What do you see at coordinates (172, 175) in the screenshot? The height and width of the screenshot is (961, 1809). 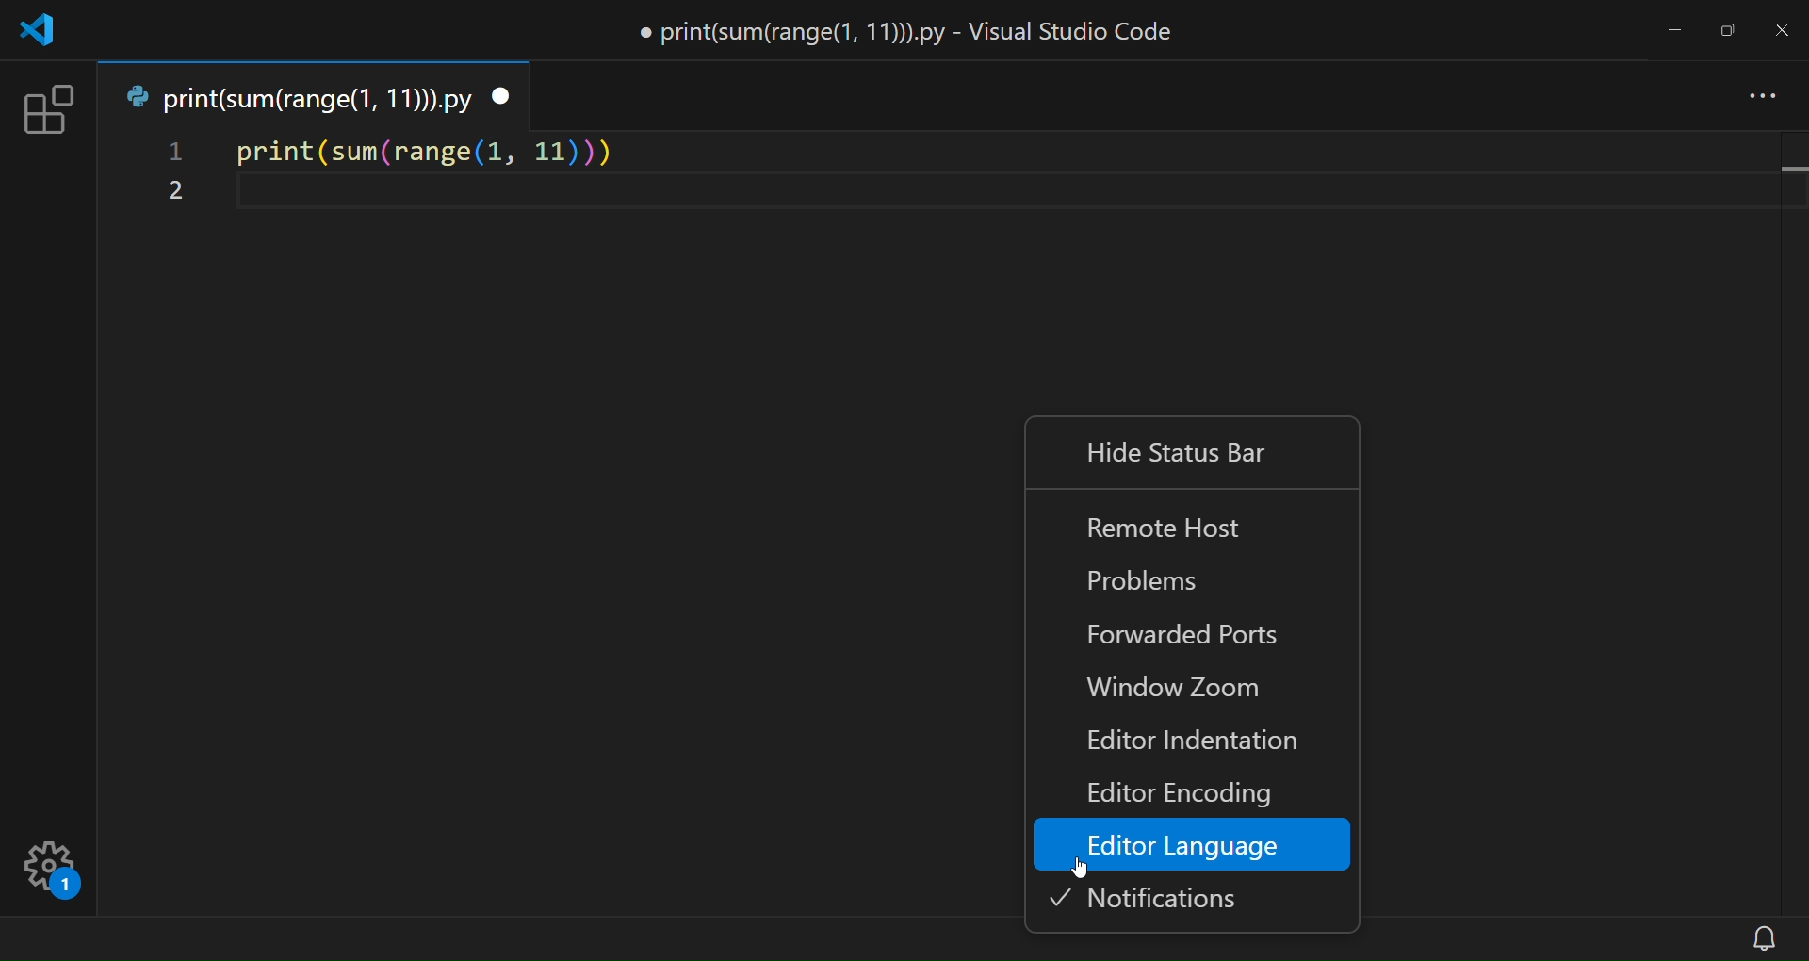 I see `line number` at bounding box center [172, 175].